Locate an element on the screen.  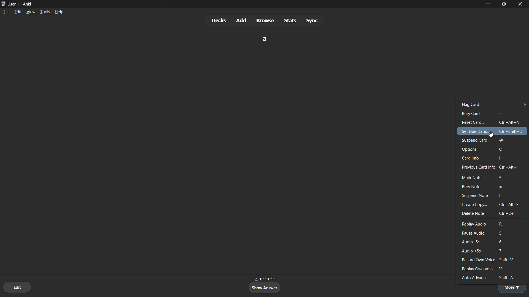
sync is located at coordinates (312, 20).